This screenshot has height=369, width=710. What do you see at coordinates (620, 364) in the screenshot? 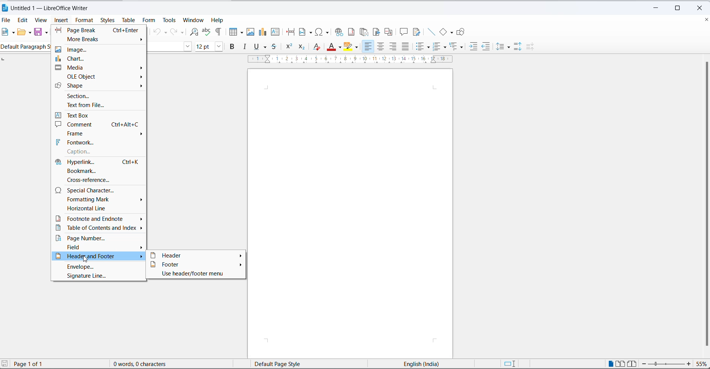
I see `multi page view` at bounding box center [620, 364].